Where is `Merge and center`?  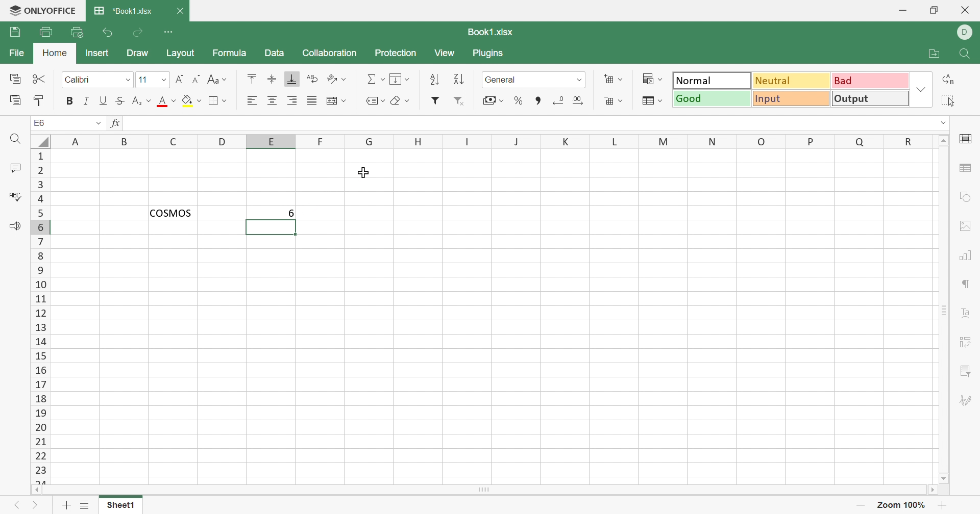 Merge and center is located at coordinates (336, 100).